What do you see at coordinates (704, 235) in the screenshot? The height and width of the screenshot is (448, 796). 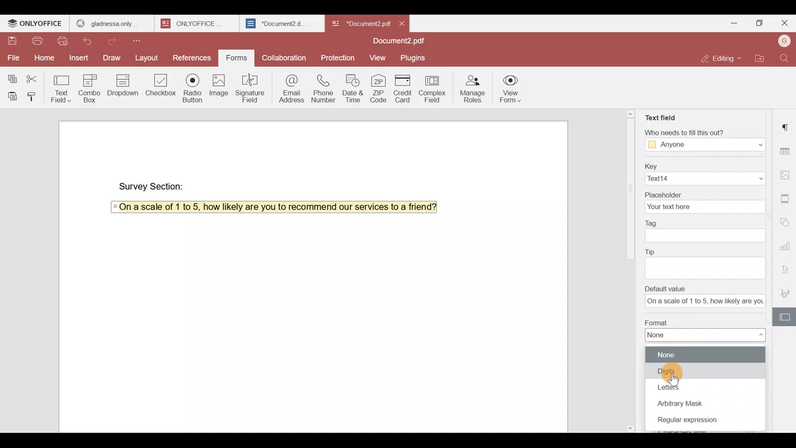 I see `textbox` at bounding box center [704, 235].